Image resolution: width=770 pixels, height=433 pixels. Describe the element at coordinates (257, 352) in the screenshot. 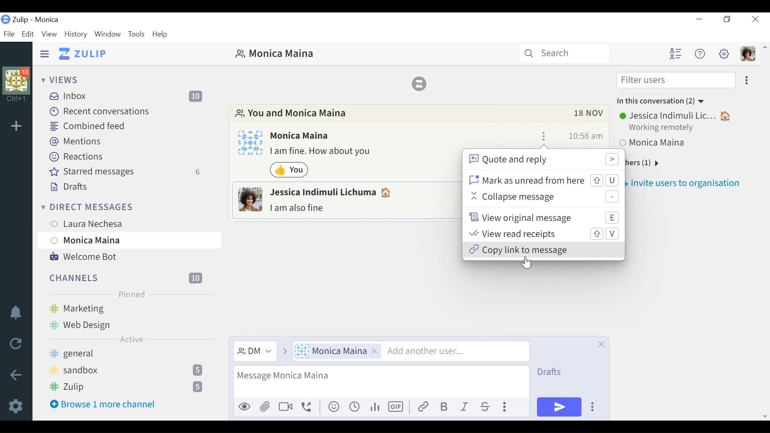

I see `DM` at that location.